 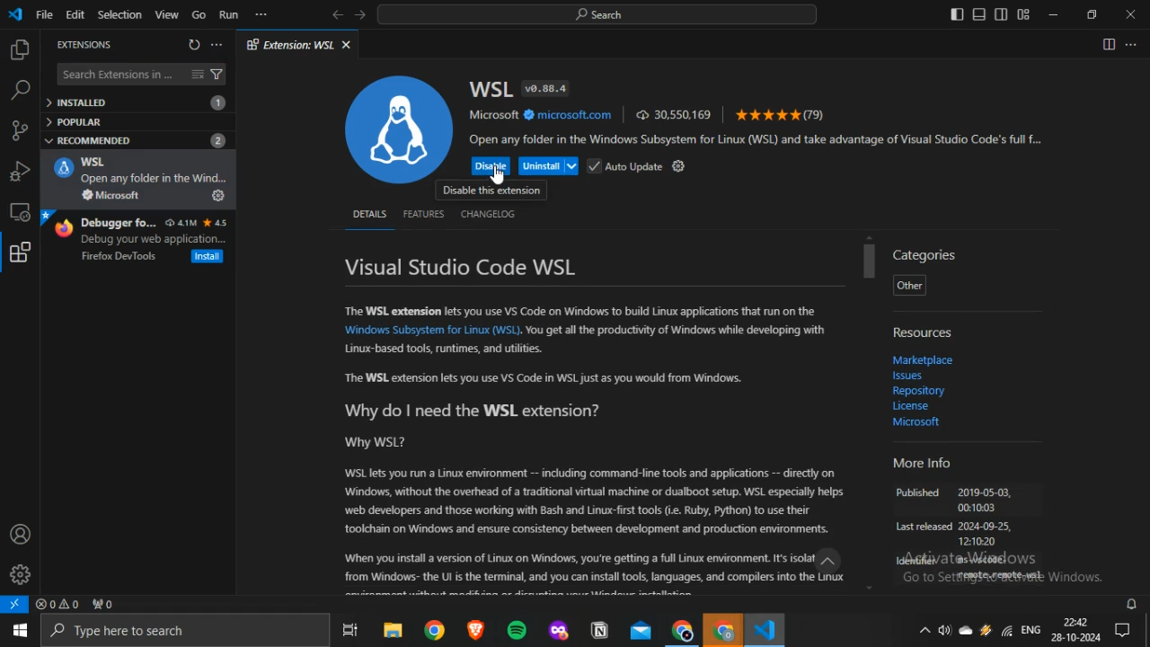 I want to click on clear, so click(x=197, y=74).